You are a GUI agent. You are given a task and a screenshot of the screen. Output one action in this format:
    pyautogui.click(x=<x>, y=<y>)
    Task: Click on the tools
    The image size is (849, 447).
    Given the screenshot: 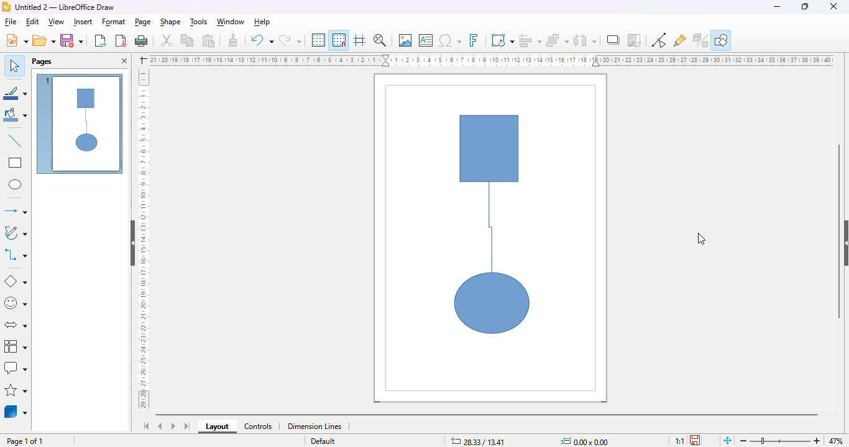 What is the action you would take?
    pyautogui.click(x=200, y=22)
    